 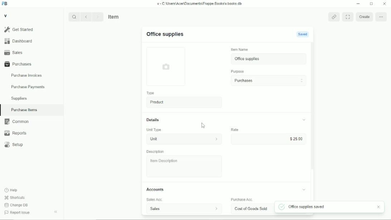 I want to click on get started, so click(x=19, y=29).